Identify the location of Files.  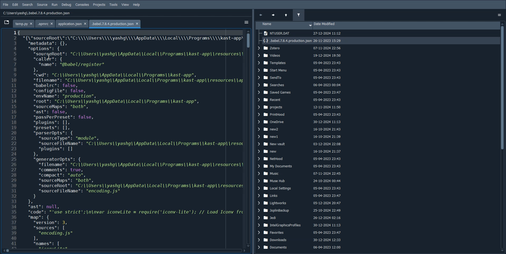
(302, 150).